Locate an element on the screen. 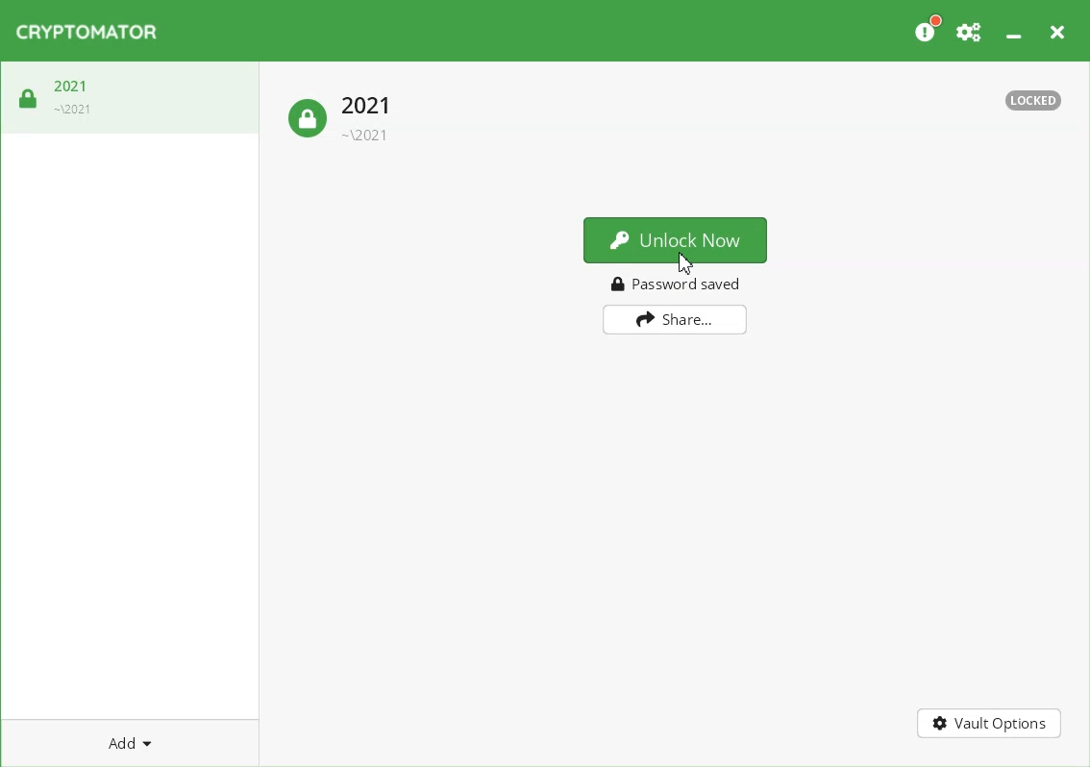 The width and height of the screenshot is (1090, 767). Logo is located at coordinates (86, 30).